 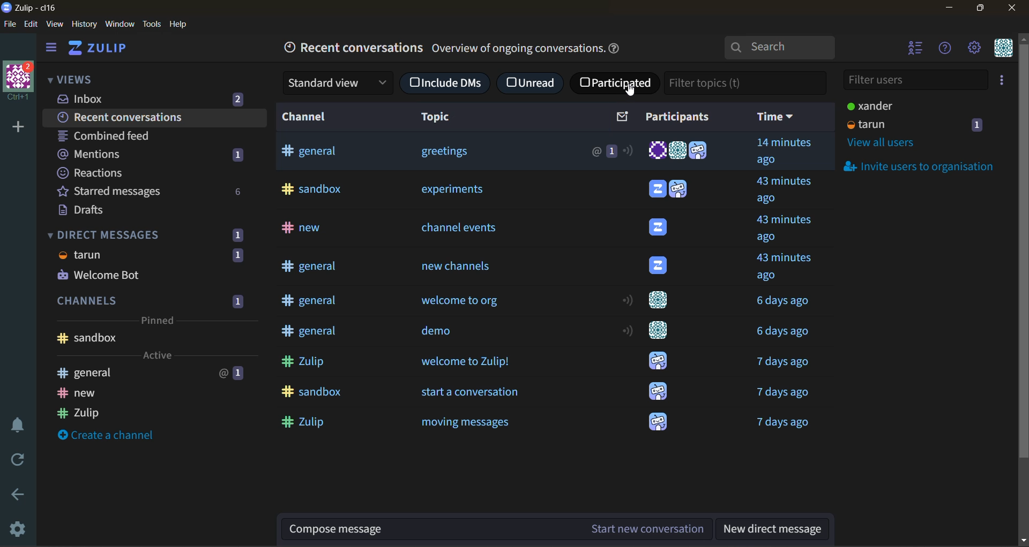 I want to click on channels, so click(x=151, y=298).